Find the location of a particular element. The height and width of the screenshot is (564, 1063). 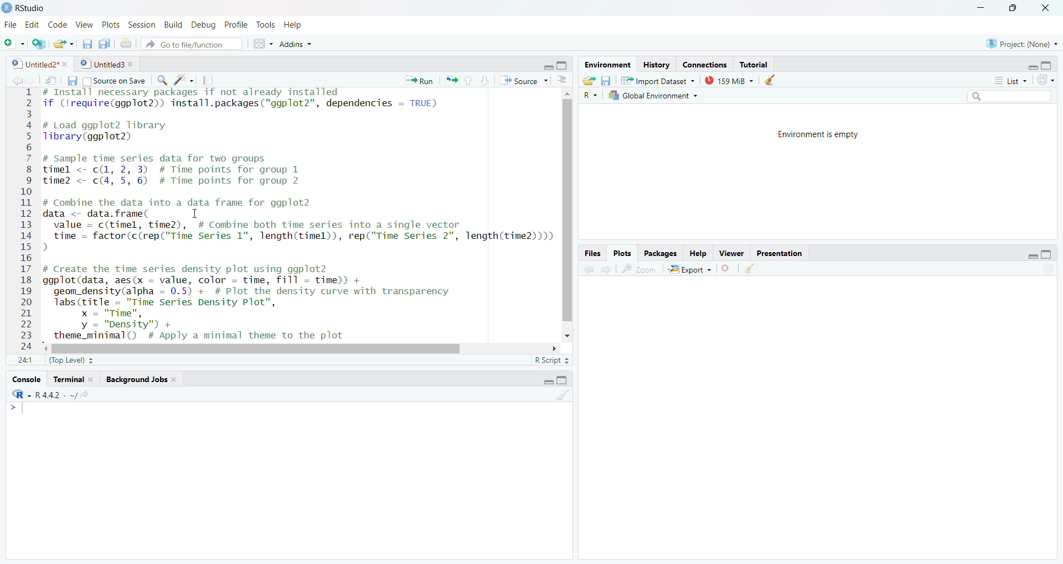

Maximize is located at coordinates (564, 66).